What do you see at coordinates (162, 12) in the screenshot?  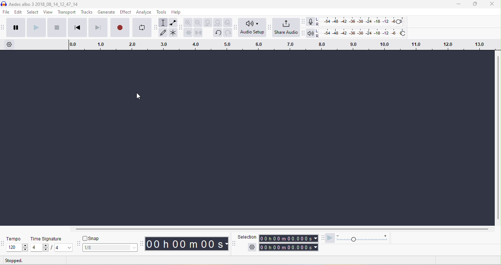 I see `tools` at bounding box center [162, 12].